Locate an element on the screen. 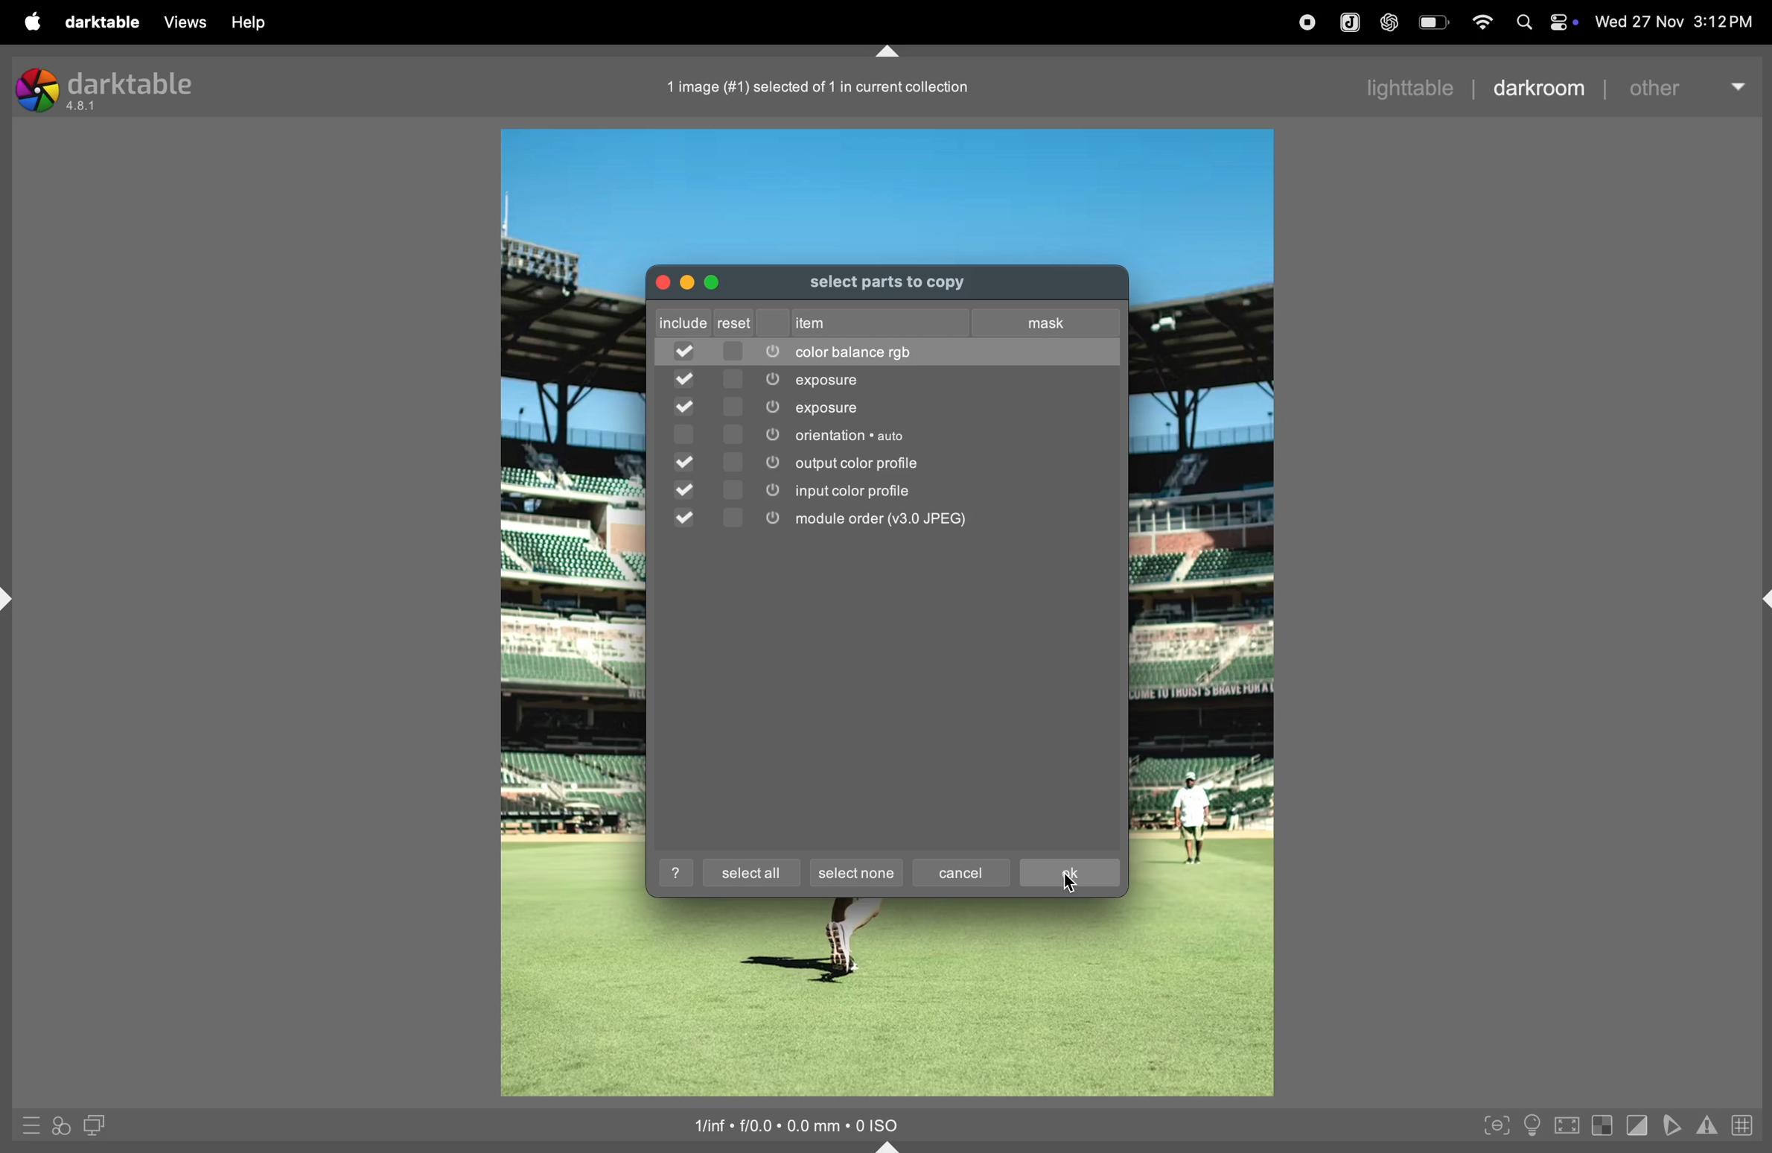 The width and height of the screenshot is (1772, 1153). minimize is located at coordinates (686, 285).